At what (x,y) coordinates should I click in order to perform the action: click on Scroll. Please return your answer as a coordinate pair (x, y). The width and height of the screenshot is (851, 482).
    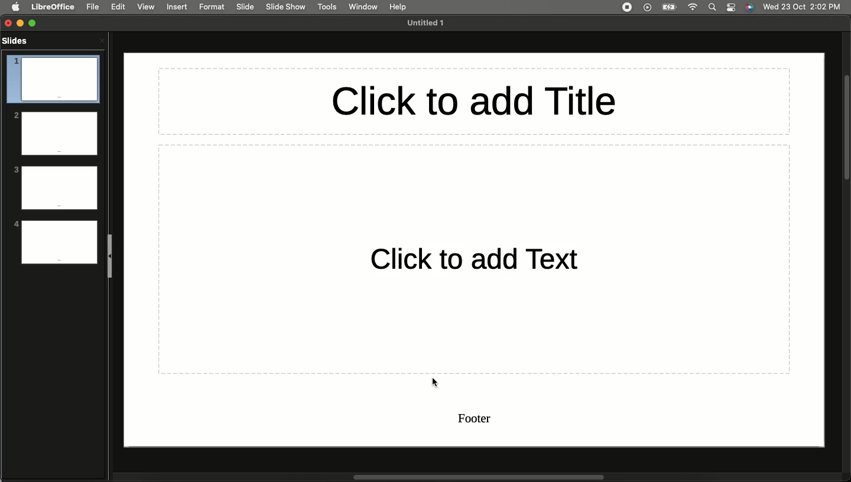
    Looking at the image, I should click on (476, 477).